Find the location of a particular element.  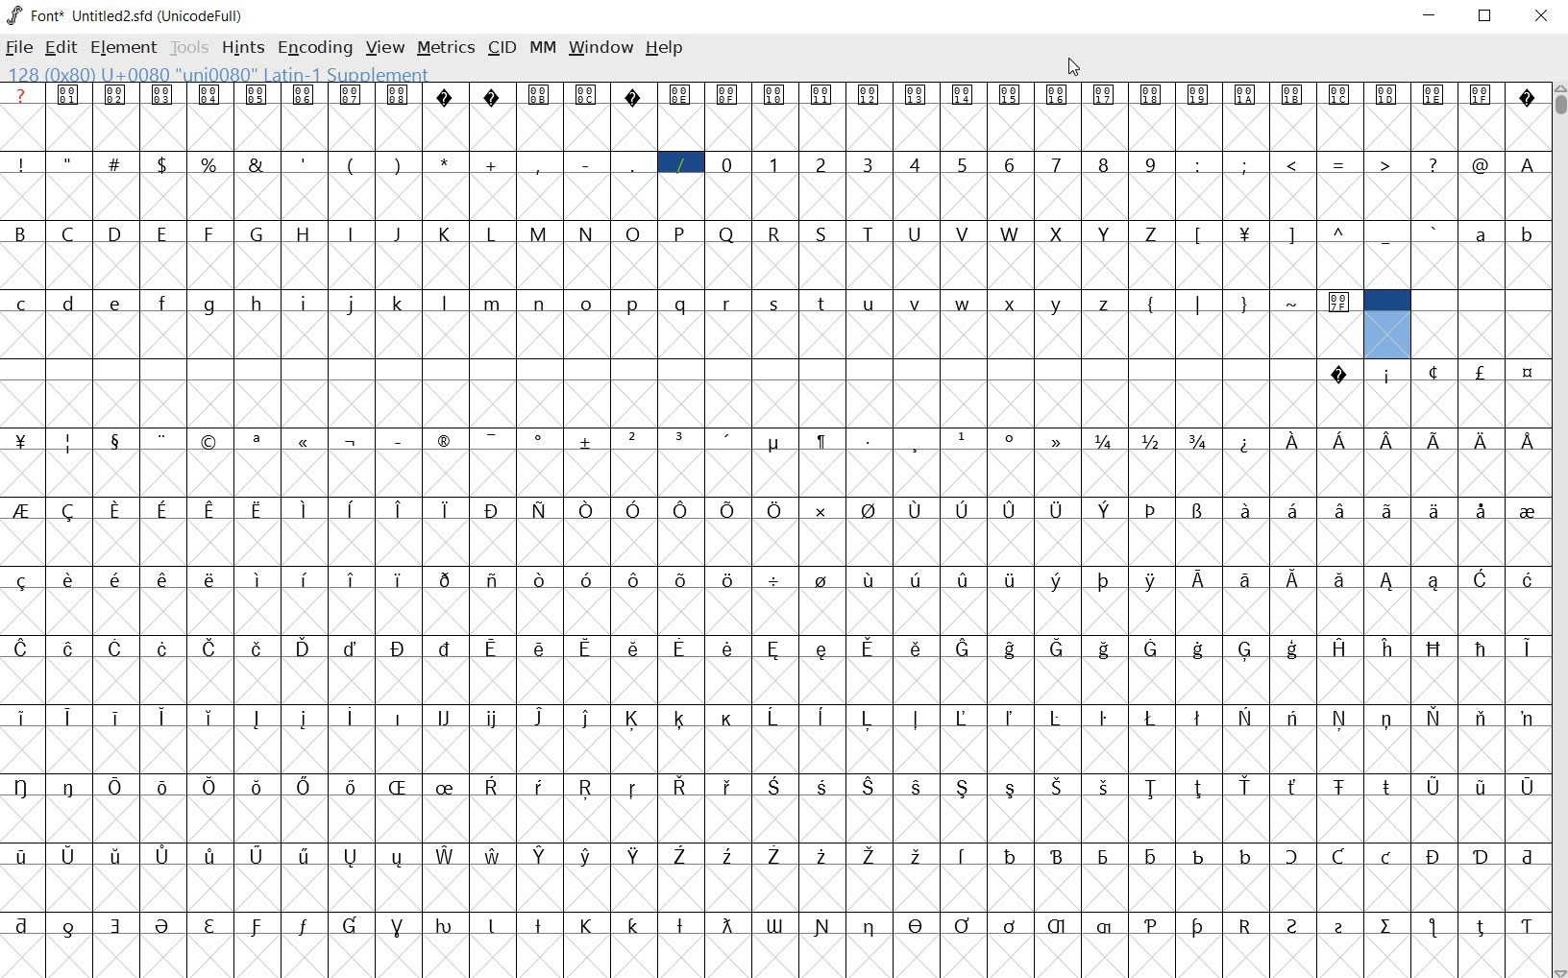

Tools is located at coordinates (189, 47).